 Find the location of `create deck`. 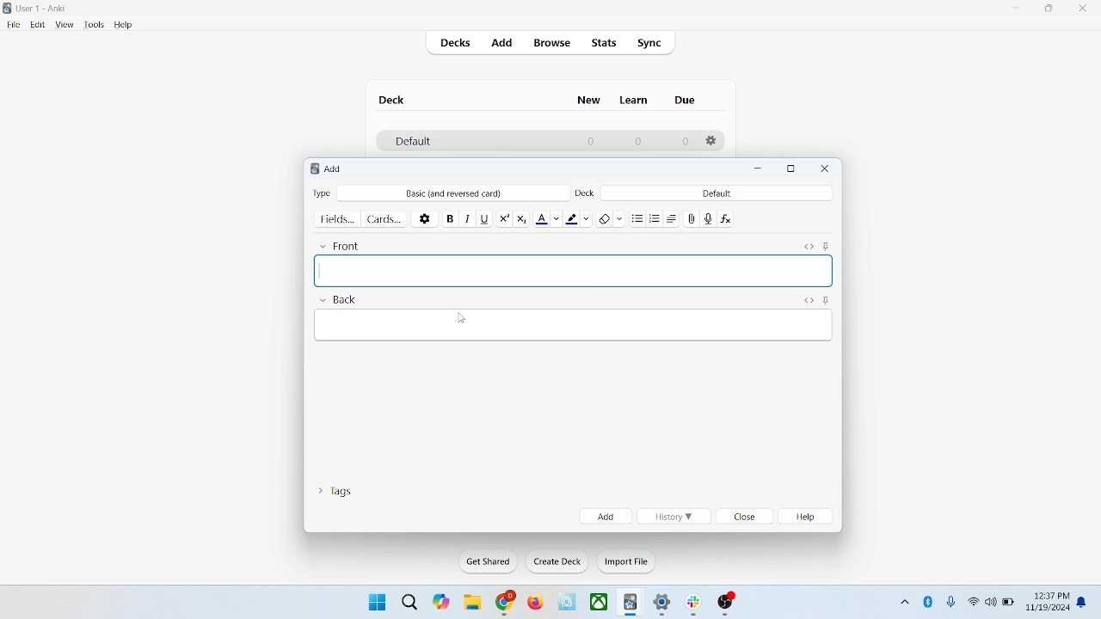

create deck is located at coordinates (558, 561).